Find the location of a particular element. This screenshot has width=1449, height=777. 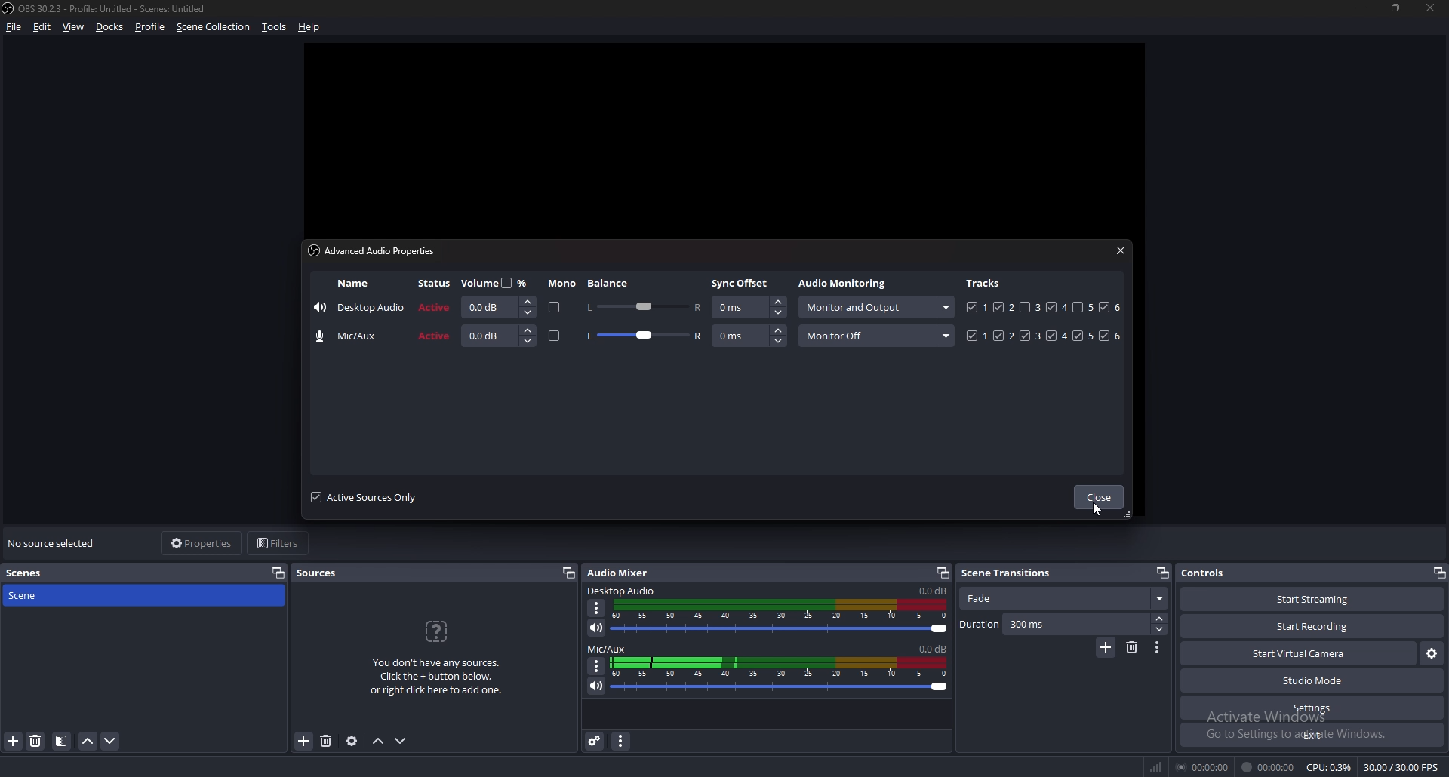

audio mixer menu is located at coordinates (623, 742).